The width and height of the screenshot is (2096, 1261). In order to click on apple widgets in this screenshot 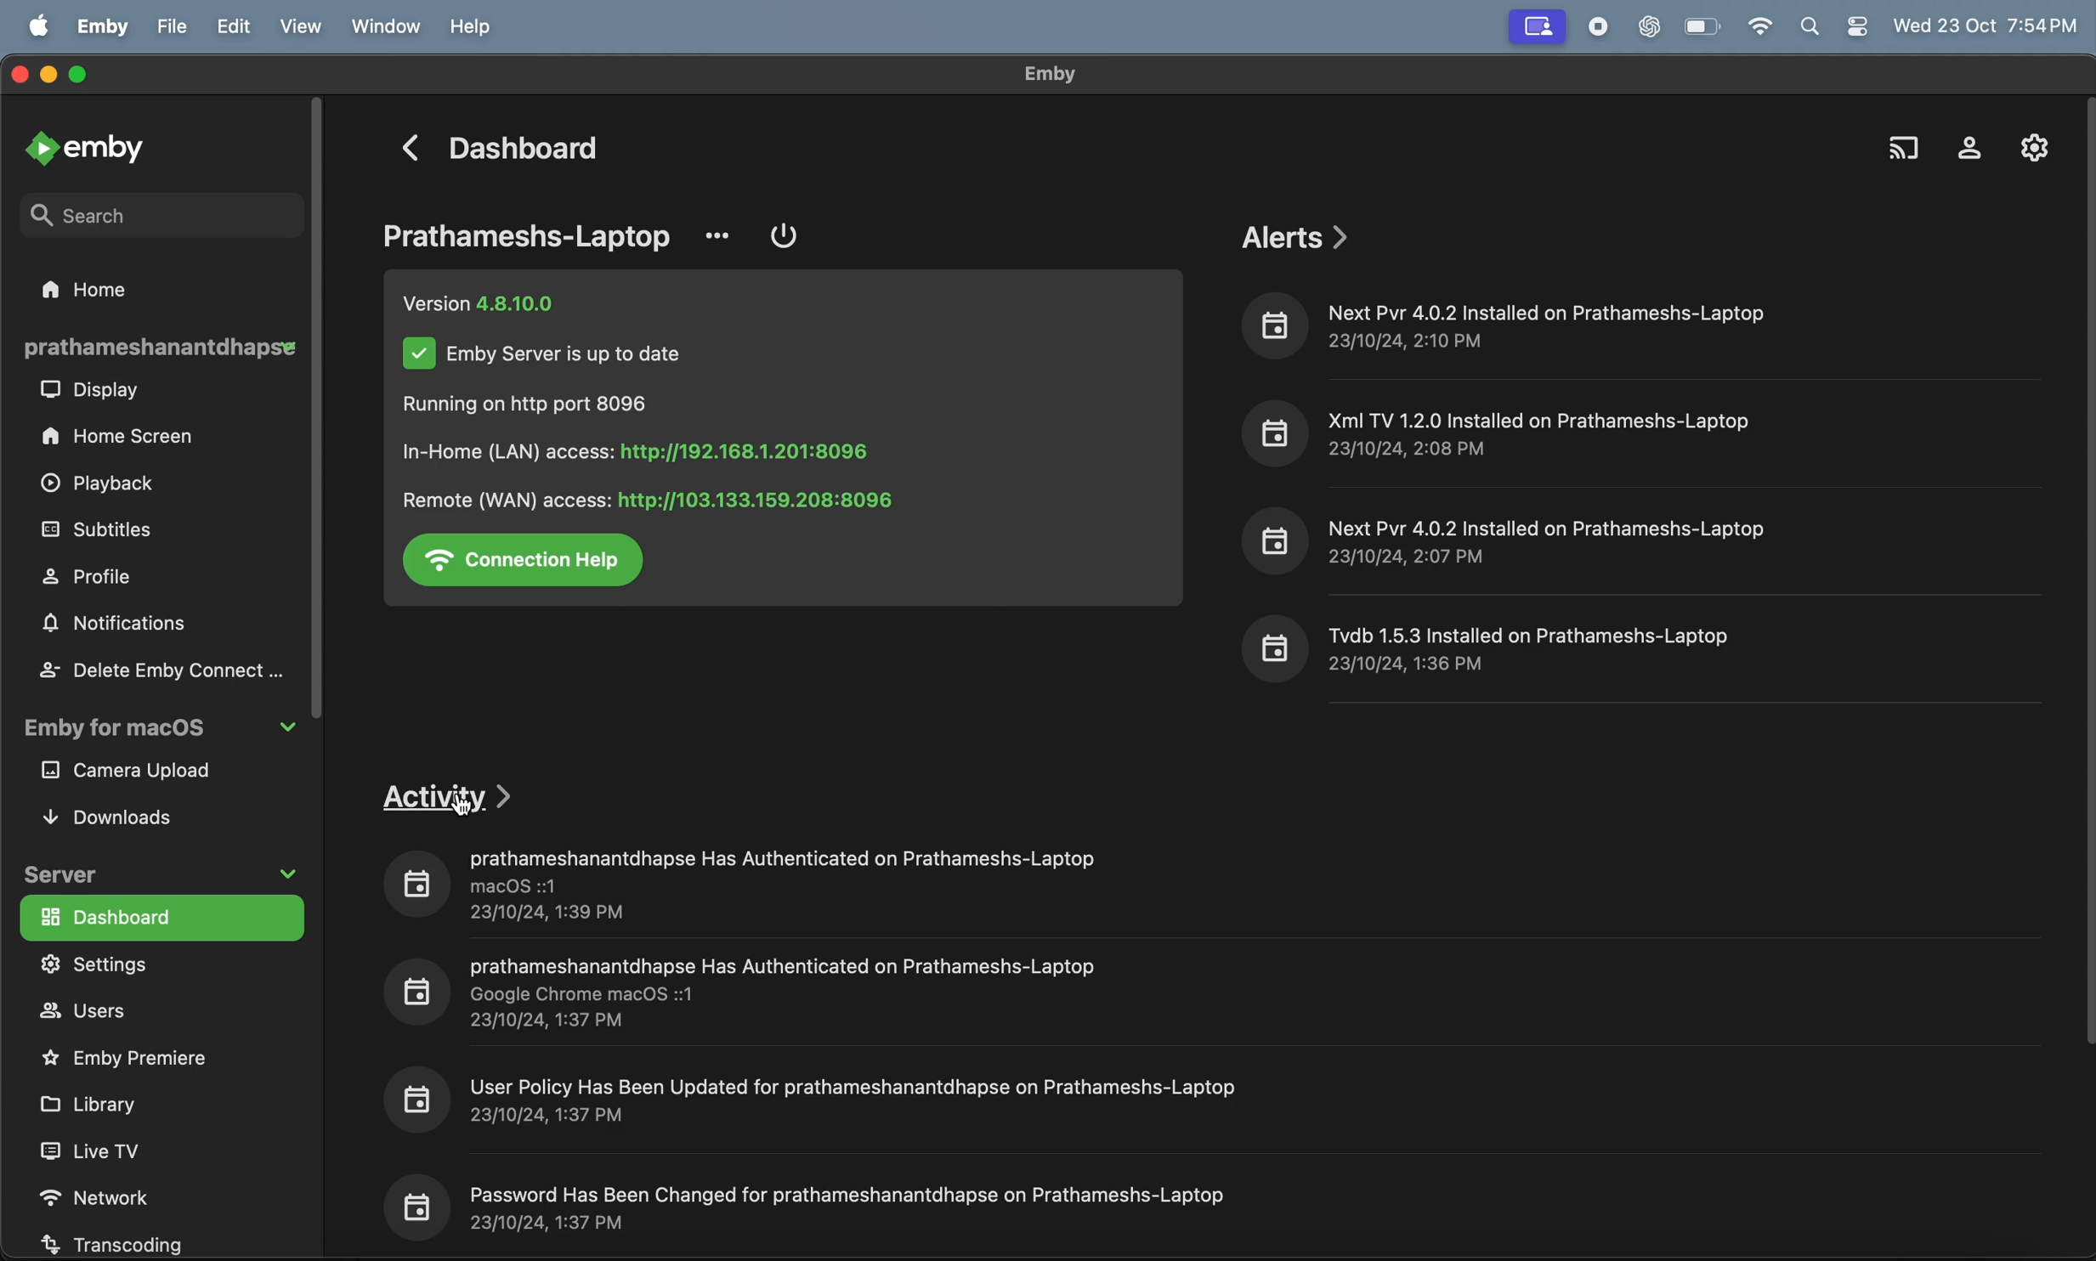, I will do `click(1834, 25)`.